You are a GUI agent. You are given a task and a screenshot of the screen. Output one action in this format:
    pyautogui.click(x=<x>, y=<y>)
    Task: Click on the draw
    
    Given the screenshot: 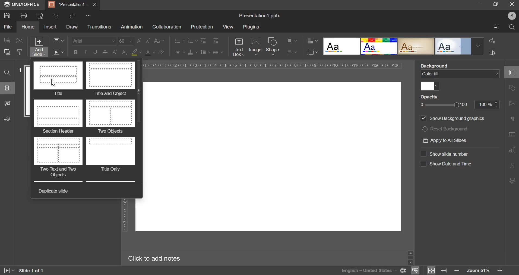 What is the action you would take?
    pyautogui.click(x=72, y=27)
    